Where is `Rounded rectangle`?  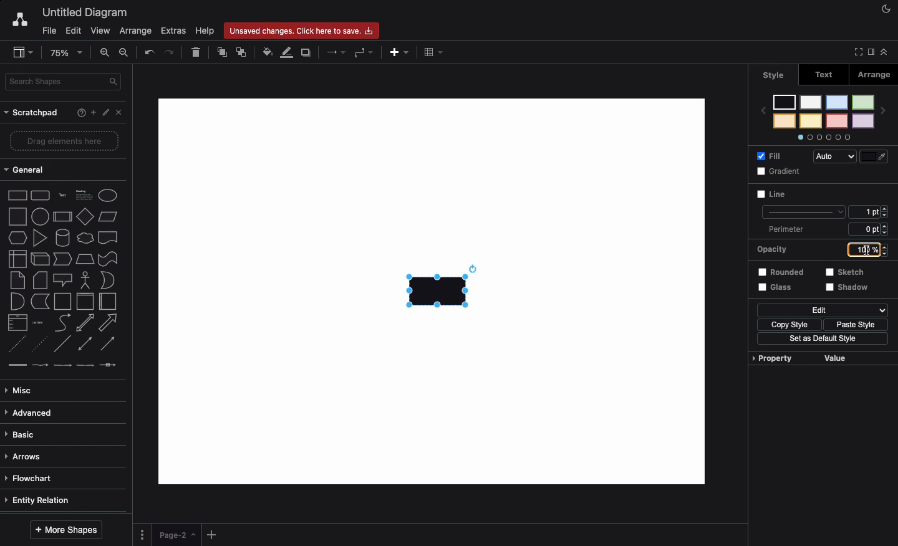
Rounded rectangle is located at coordinates (42, 196).